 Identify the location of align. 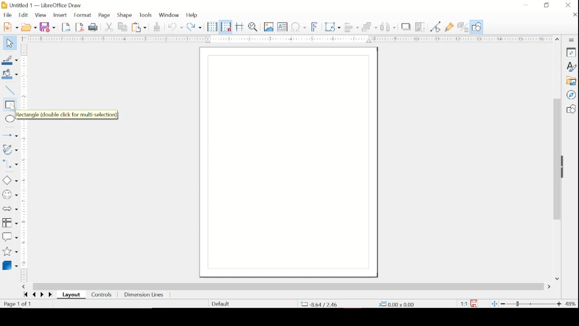
(351, 27).